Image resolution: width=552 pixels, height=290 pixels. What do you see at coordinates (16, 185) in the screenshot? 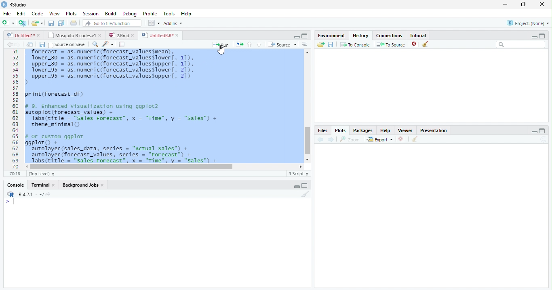
I see `Console` at bounding box center [16, 185].